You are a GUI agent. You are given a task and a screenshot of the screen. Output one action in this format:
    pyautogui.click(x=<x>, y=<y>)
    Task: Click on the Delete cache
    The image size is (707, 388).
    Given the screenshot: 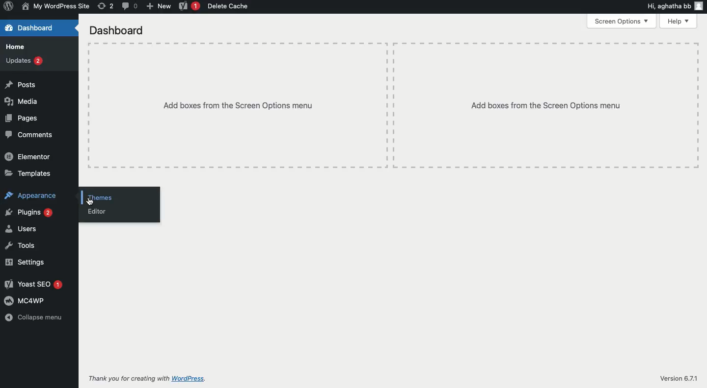 What is the action you would take?
    pyautogui.click(x=231, y=6)
    